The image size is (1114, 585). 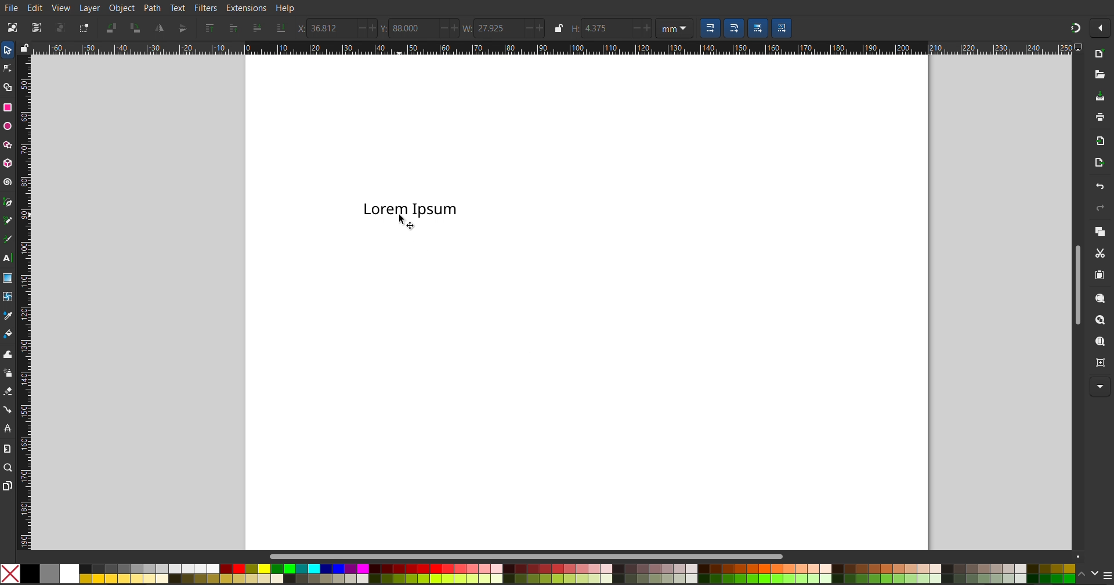 I want to click on Node Tools, so click(x=8, y=68).